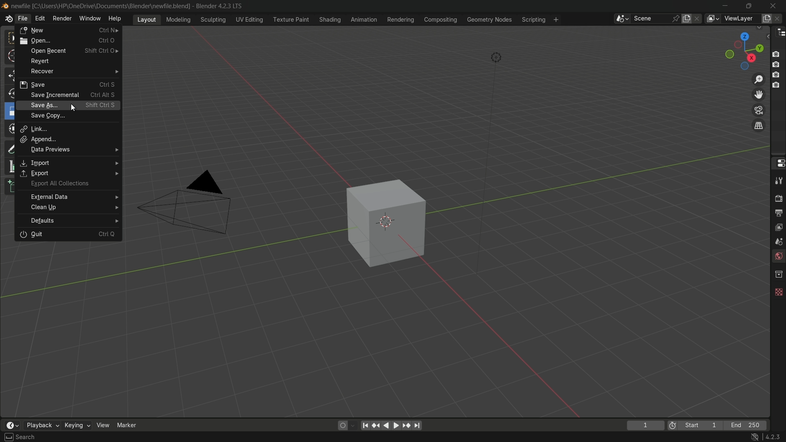  I want to click on remove view layer, so click(779, 18).